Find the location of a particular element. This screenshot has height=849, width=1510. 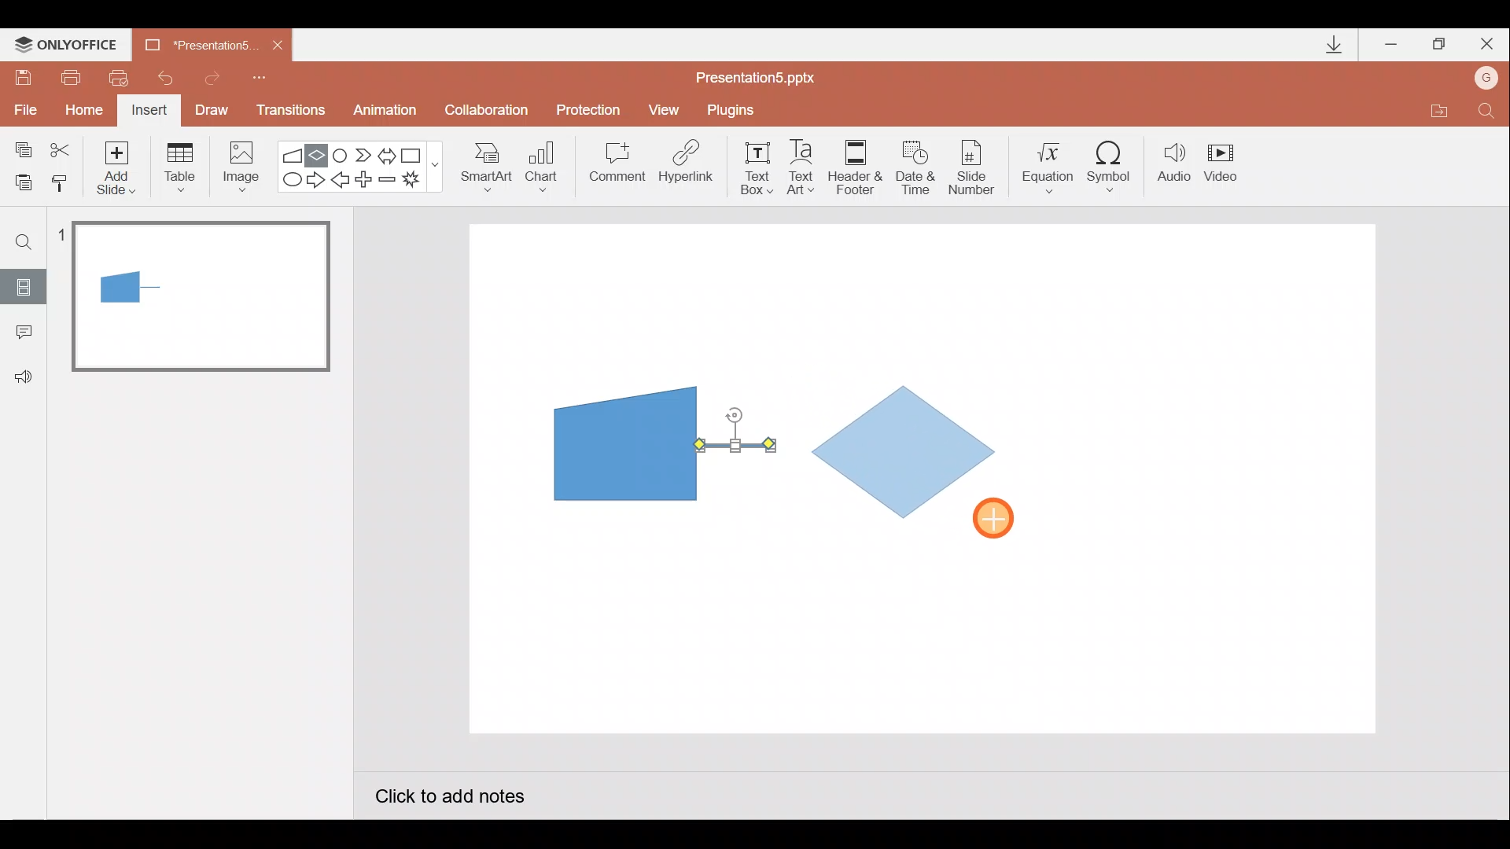

Plus is located at coordinates (366, 182).